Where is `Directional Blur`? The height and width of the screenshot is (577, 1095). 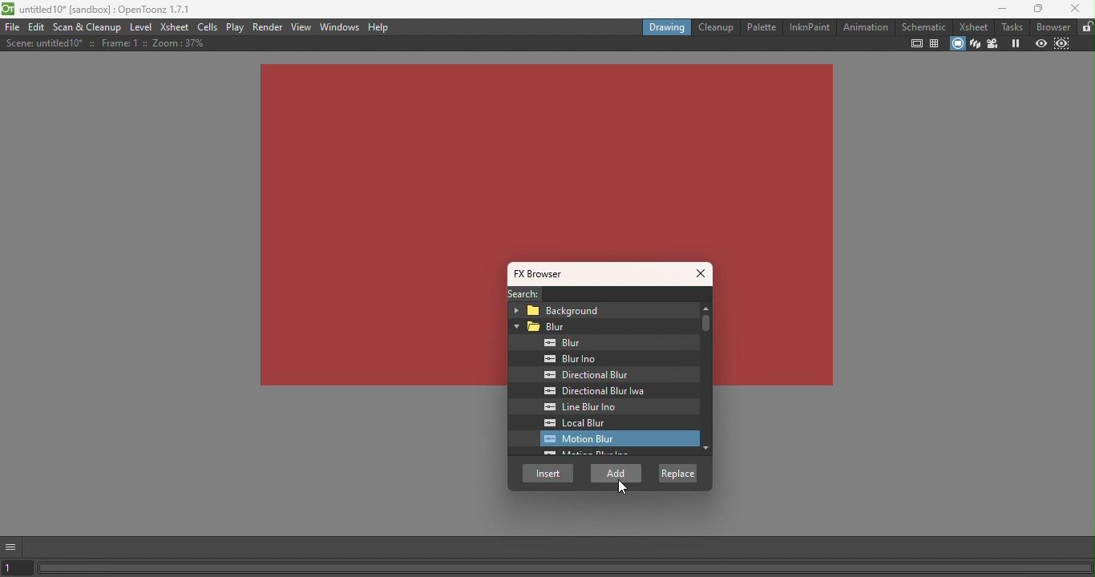
Directional Blur is located at coordinates (585, 375).